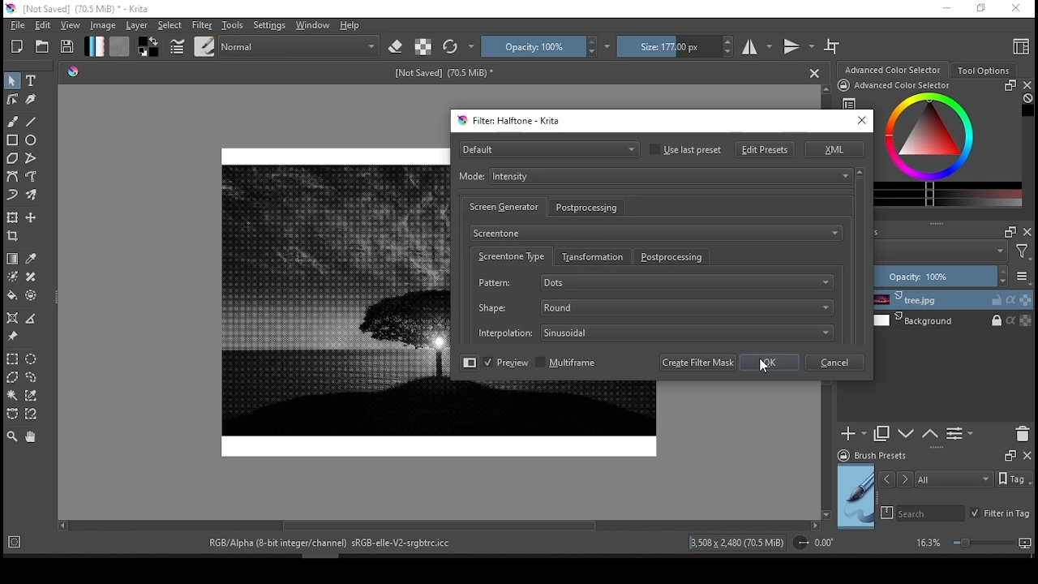  I want to click on save, so click(68, 46).